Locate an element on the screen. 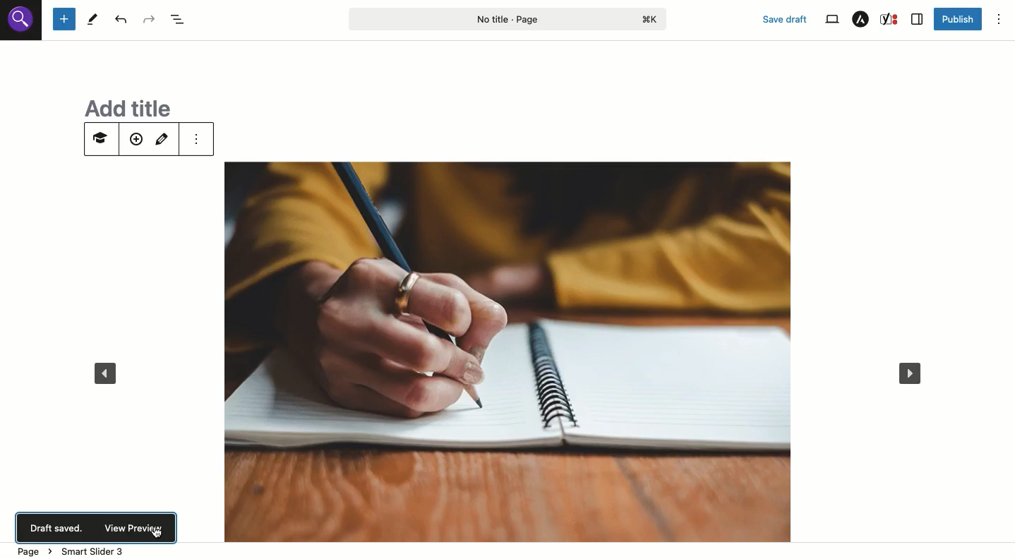 This screenshot has width=1015, height=559. Undo is located at coordinates (121, 19).